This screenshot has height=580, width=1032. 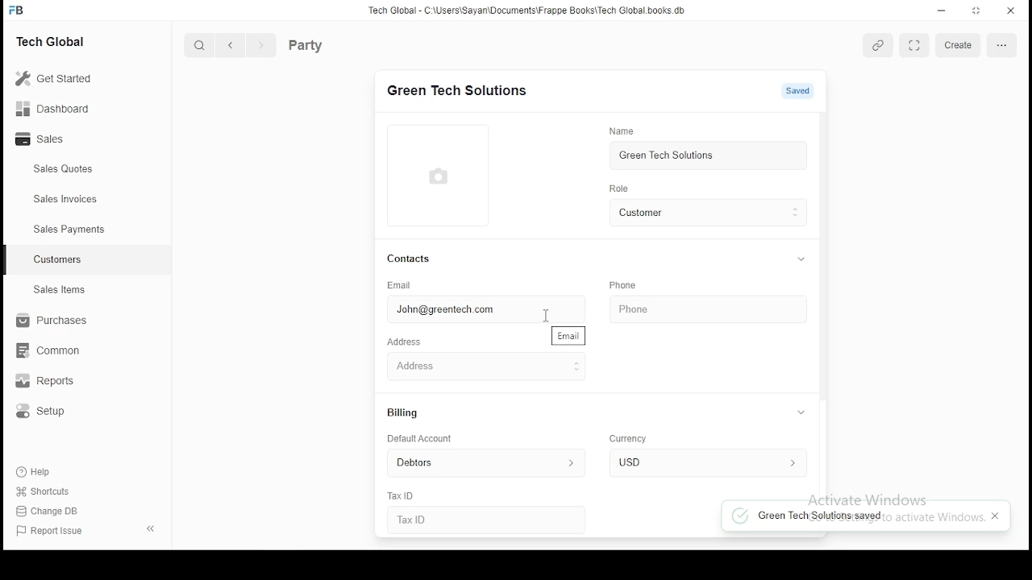 I want to click on close window, so click(x=1009, y=11).